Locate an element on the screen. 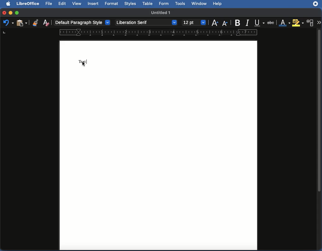 Image resolution: width=322 pixels, height=251 pixels. Window is located at coordinates (199, 4).